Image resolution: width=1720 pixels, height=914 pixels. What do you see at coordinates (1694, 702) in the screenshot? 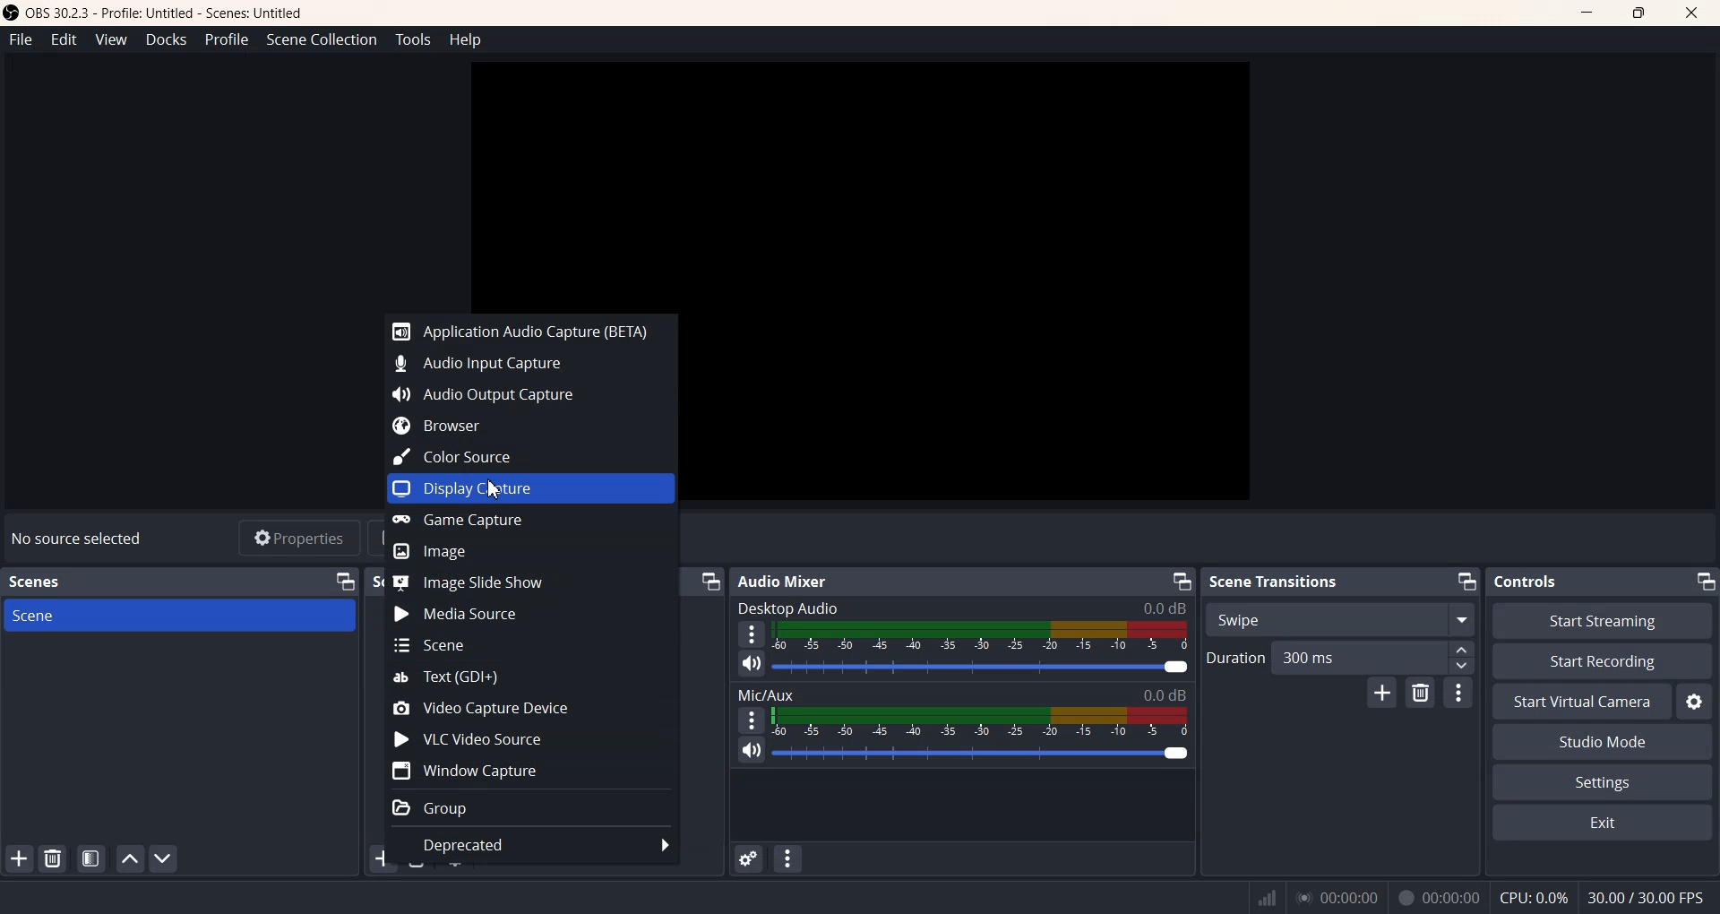
I see `Settings` at bounding box center [1694, 702].